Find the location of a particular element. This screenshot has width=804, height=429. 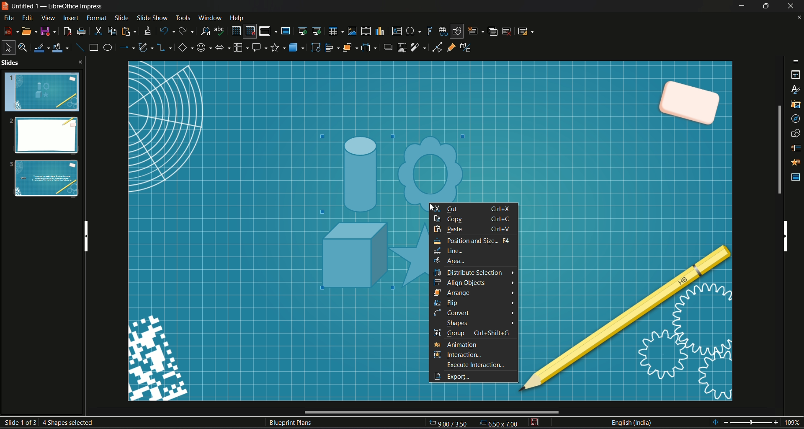

line color is located at coordinates (41, 48).